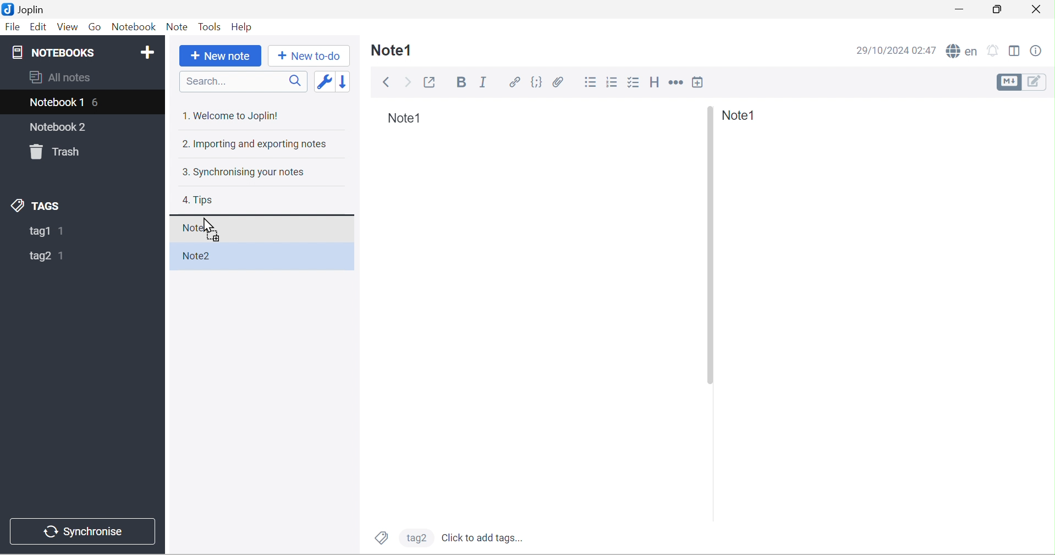  I want to click on Edit, so click(39, 28).